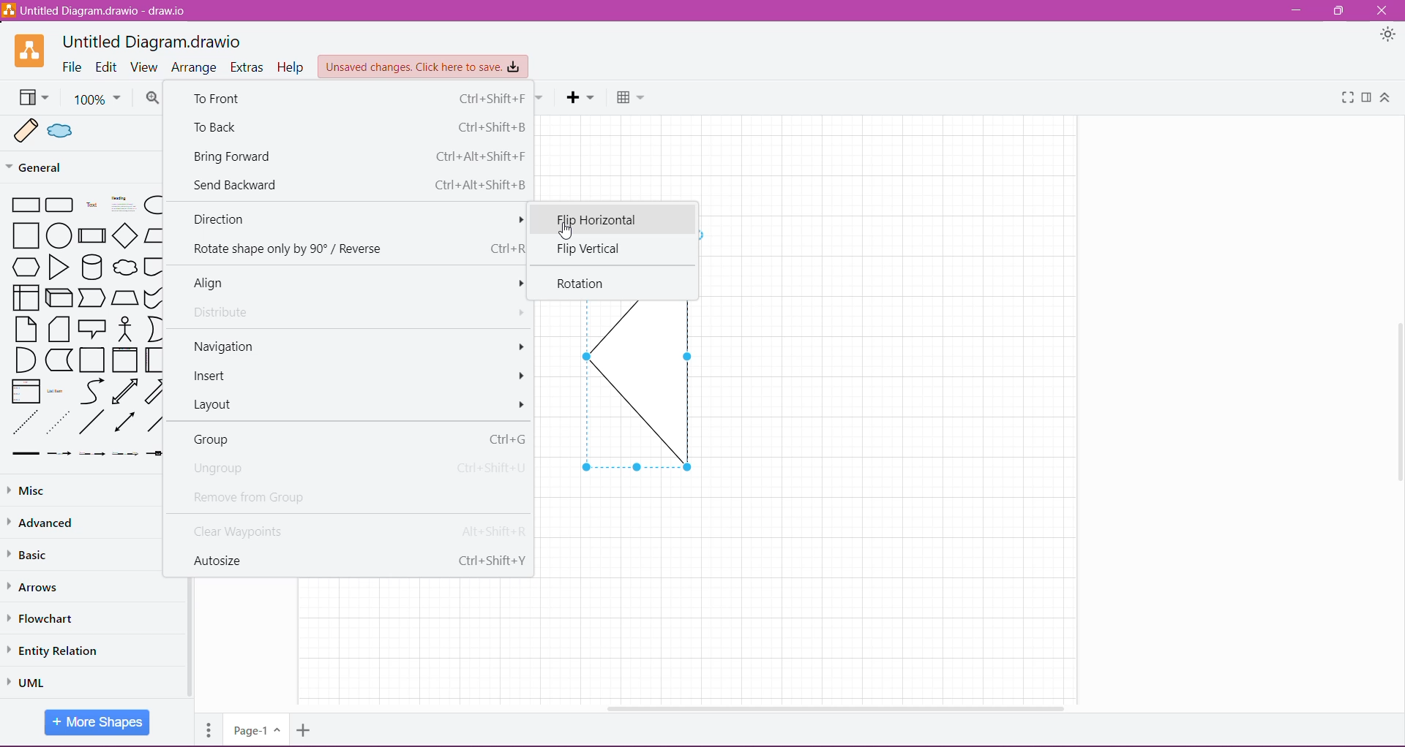  What do you see at coordinates (66, 491) in the screenshot?
I see `Misc` at bounding box center [66, 491].